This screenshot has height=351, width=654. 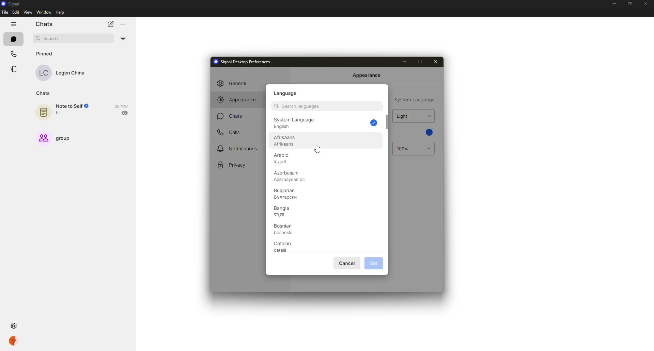 What do you see at coordinates (283, 246) in the screenshot?
I see `catalan` at bounding box center [283, 246].